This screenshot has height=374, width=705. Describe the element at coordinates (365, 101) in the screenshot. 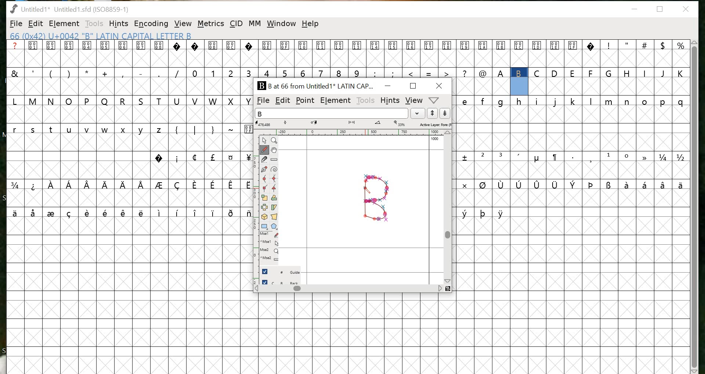

I see `TOOLS` at that location.